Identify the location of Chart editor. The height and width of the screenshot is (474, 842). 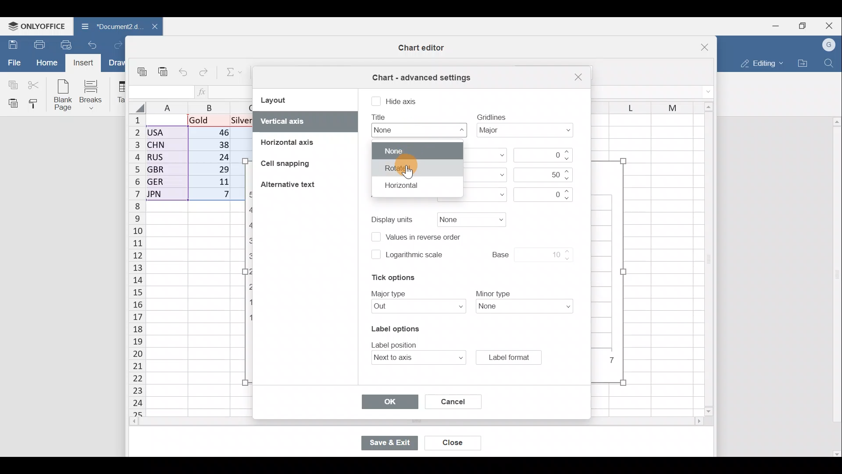
(419, 48).